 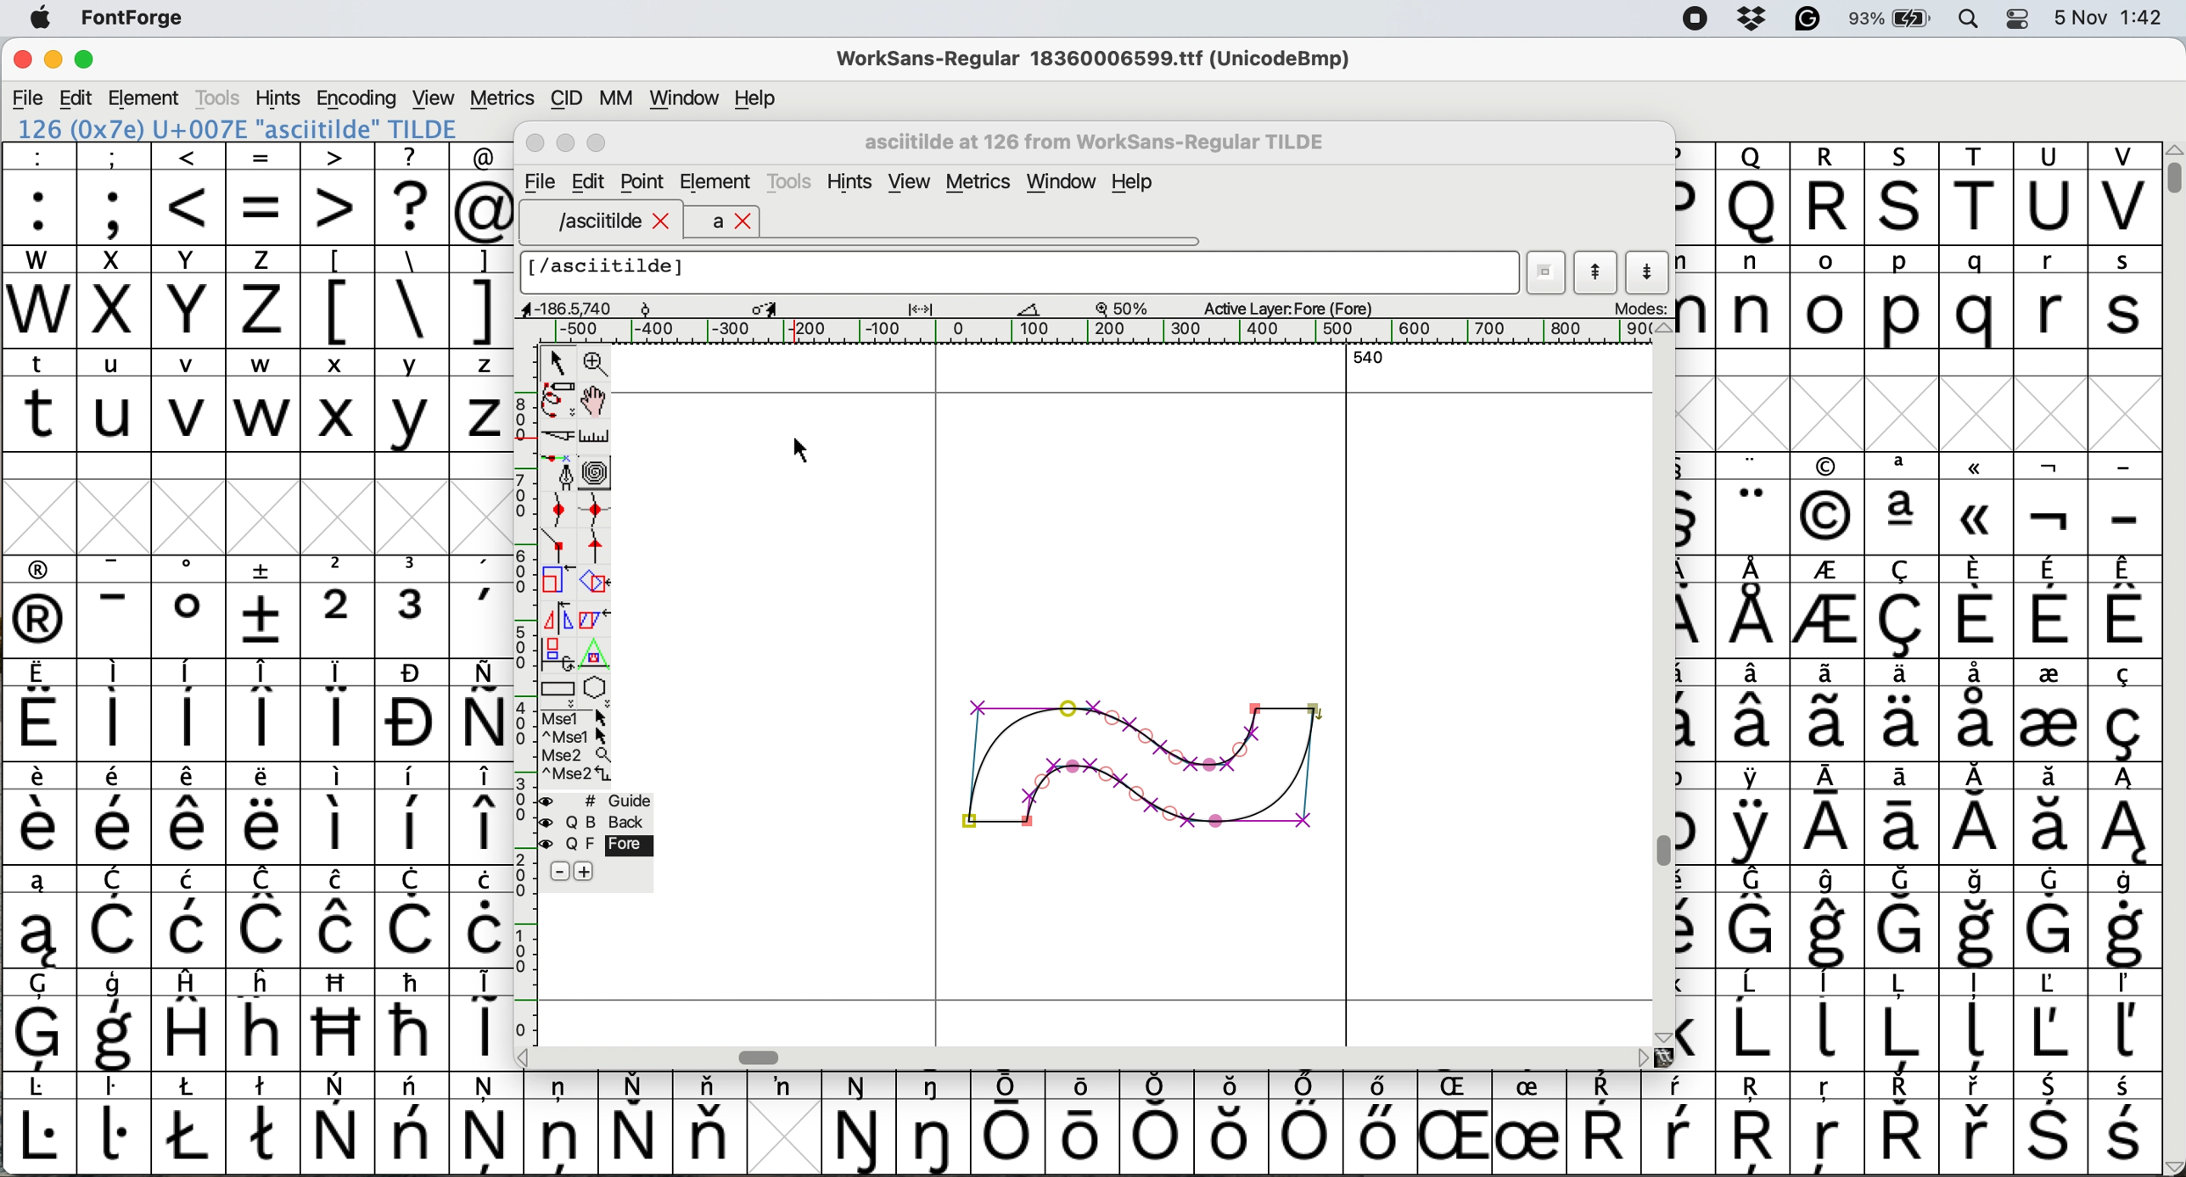 What do you see at coordinates (2171, 170) in the screenshot?
I see `vertical scroll bar` at bounding box center [2171, 170].